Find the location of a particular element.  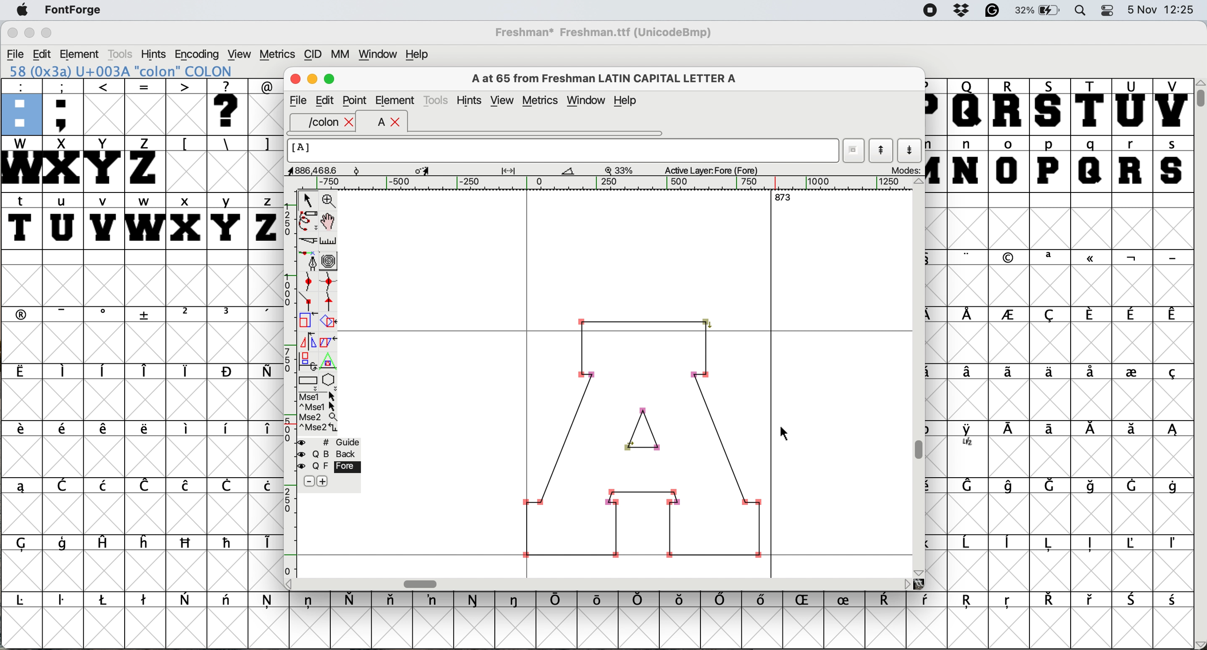

symbol is located at coordinates (928, 601).